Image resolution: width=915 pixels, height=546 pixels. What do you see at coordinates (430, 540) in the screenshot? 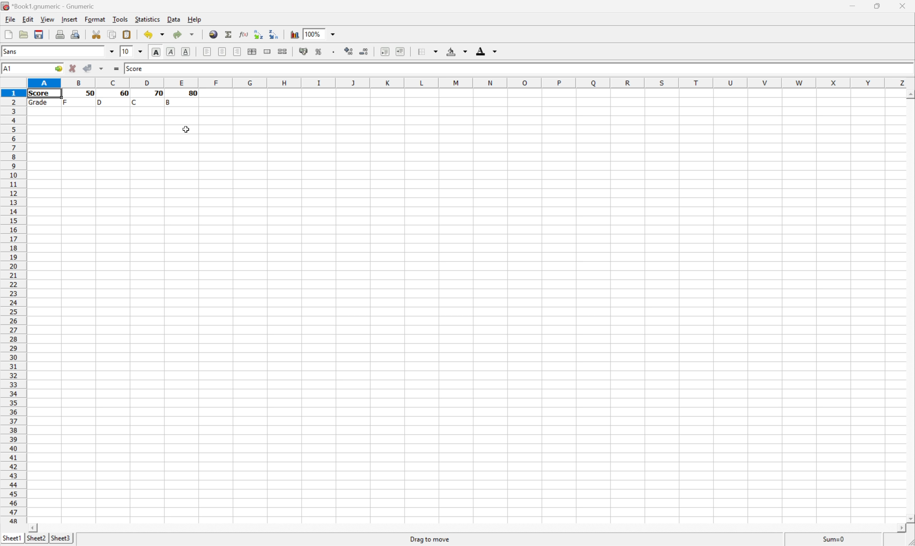
I see `Drag to move` at bounding box center [430, 540].